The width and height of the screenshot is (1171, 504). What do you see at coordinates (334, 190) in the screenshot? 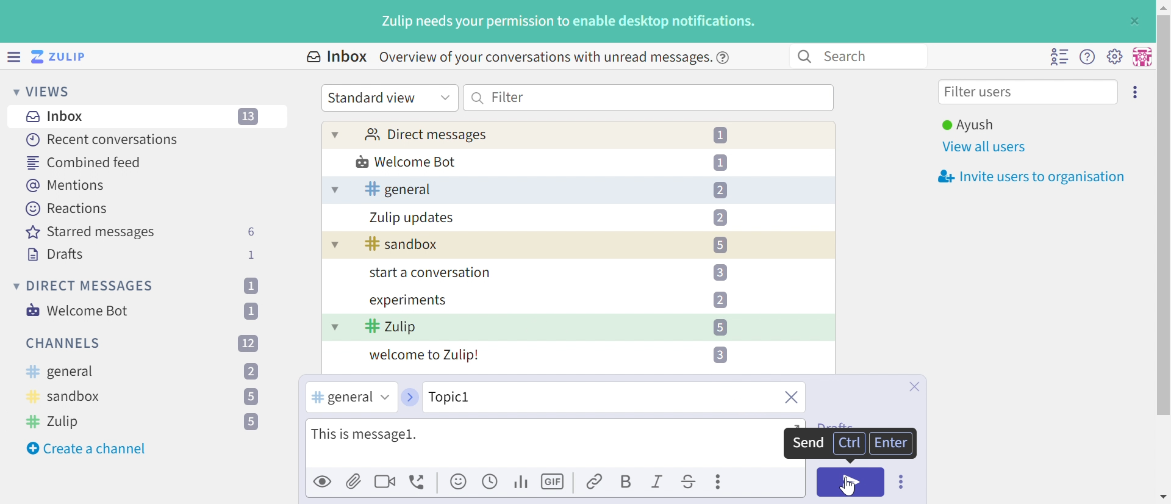
I see `Drop Down` at bounding box center [334, 190].